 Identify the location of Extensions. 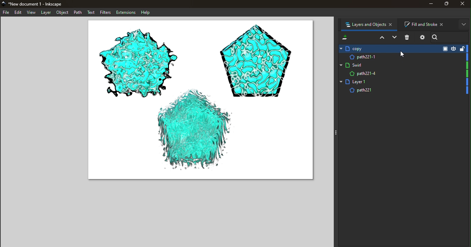
(125, 12).